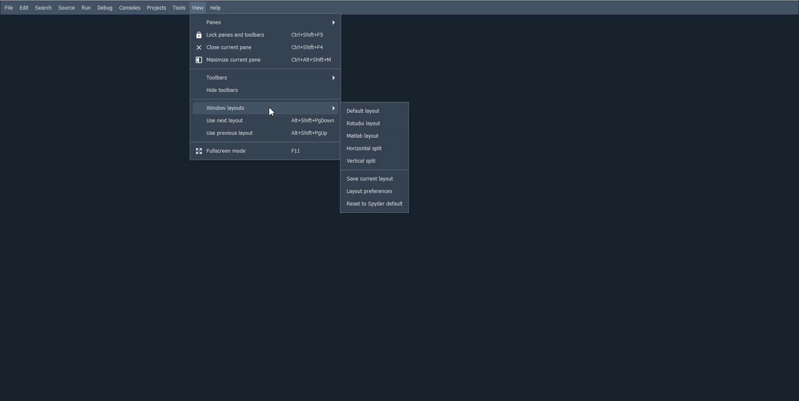  What do you see at coordinates (375, 110) in the screenshot?
I see `Default layout` at bounding box center [375, 110].